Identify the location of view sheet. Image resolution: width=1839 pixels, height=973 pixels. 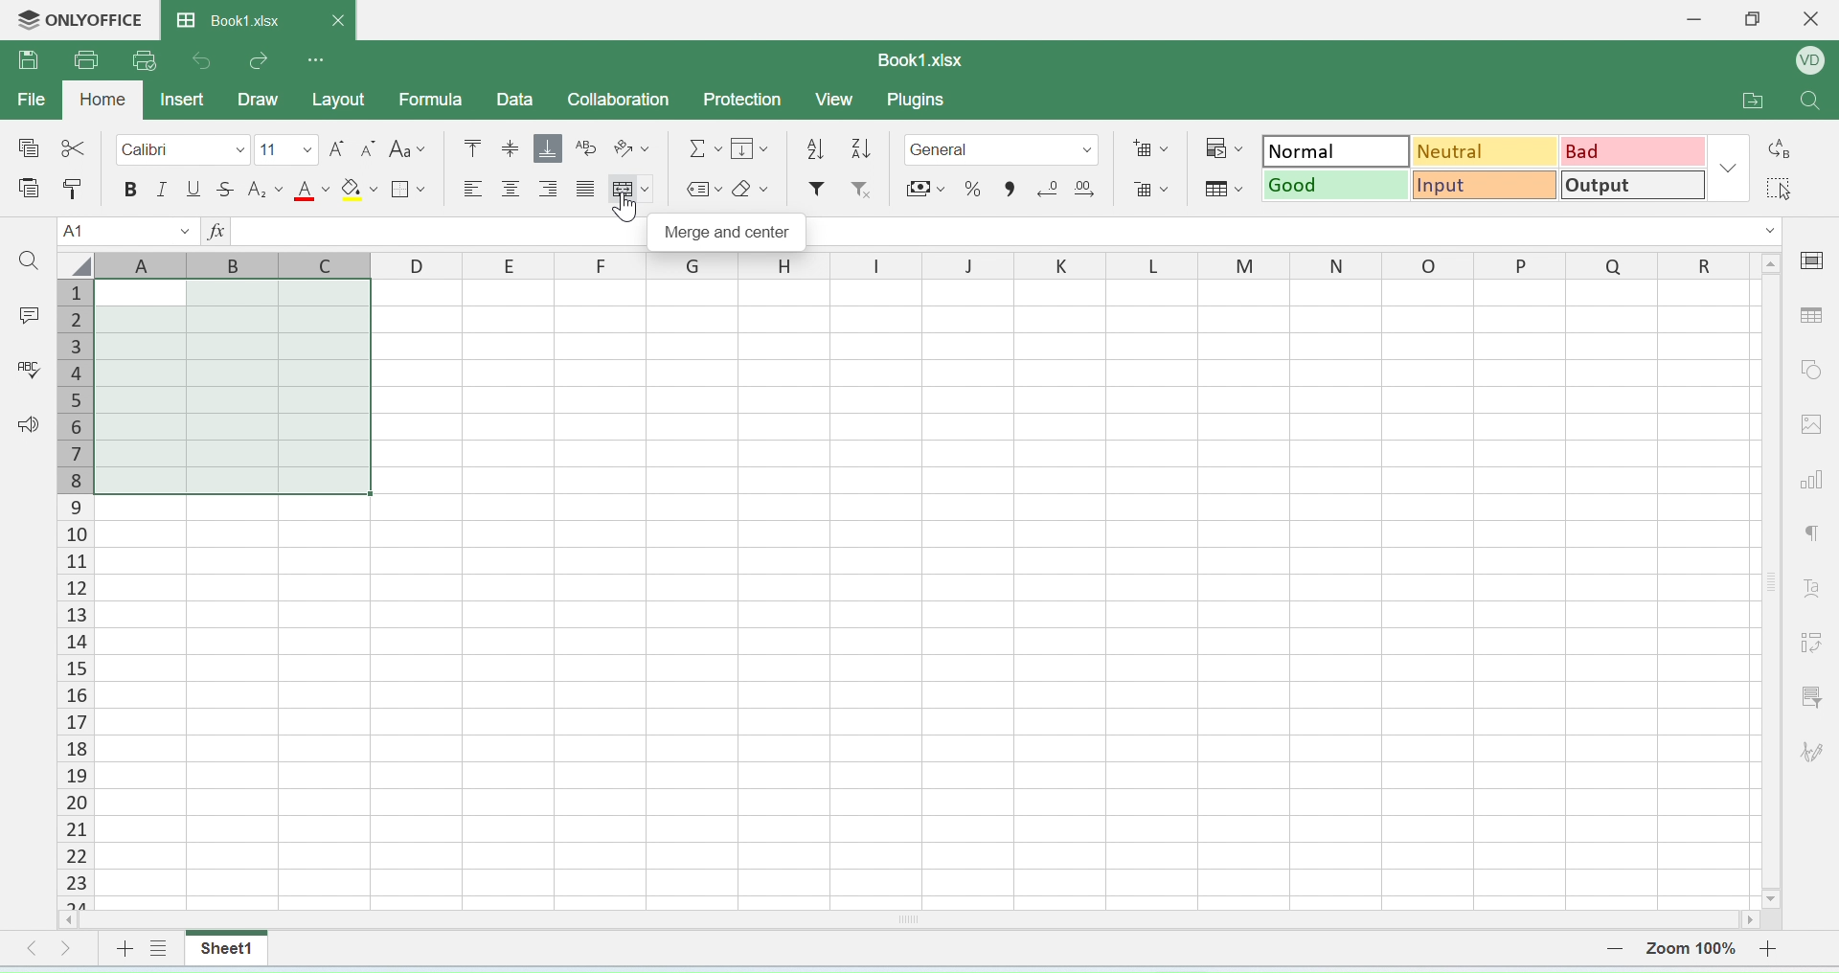
(160, 951).